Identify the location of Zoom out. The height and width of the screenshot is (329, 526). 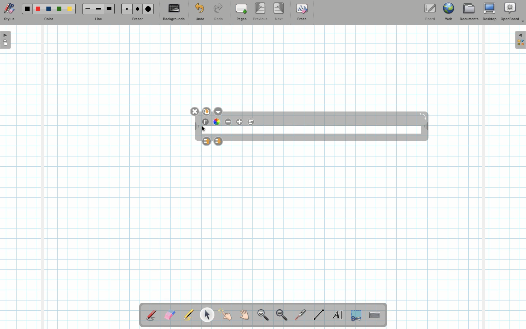
(282, 315).